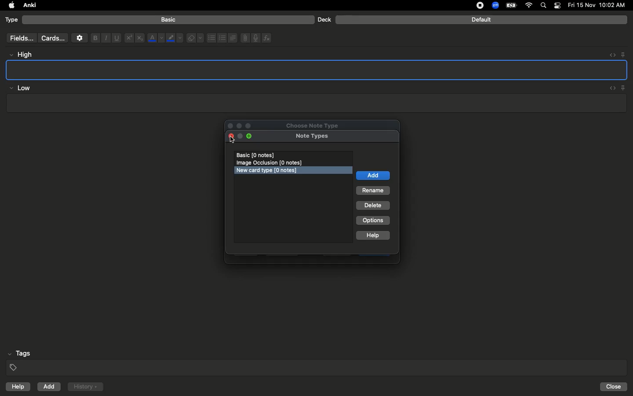 The image size is (633, 396). What do you see at coordinates (557, 6) in the screenshot?
I see `Notification bar` at bounding box center [557, 6].